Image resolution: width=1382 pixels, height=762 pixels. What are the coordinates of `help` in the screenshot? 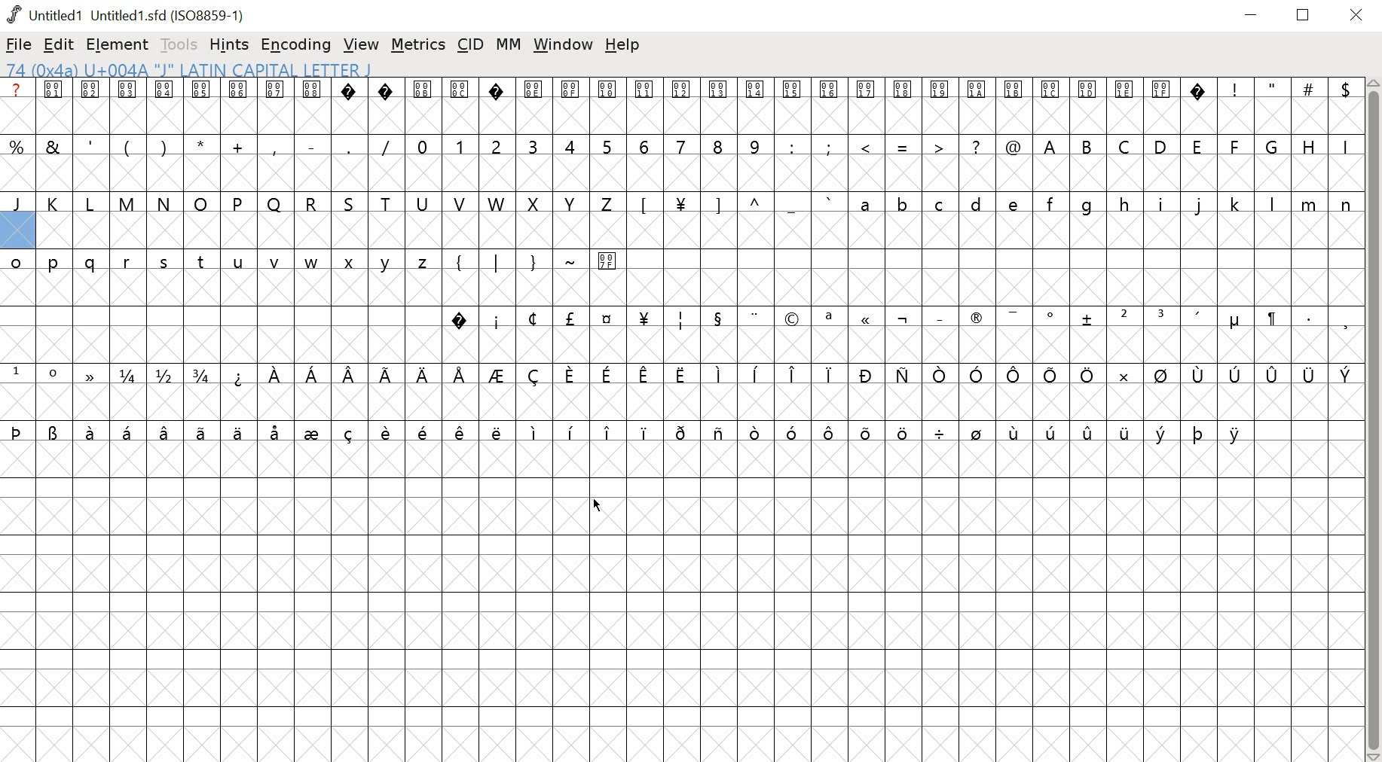 It's located at (622, 45).